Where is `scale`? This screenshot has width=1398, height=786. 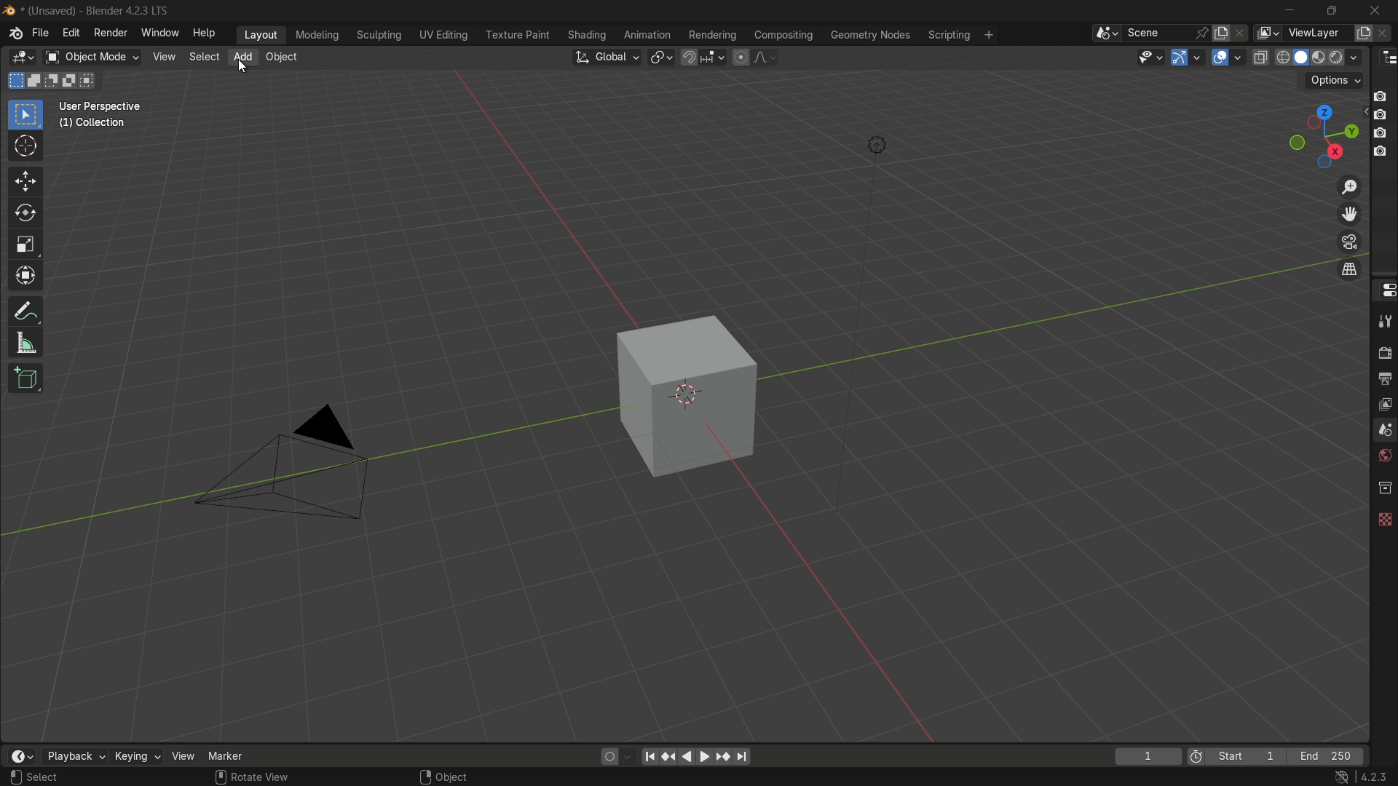
scale is located at coordinates (25, 245).